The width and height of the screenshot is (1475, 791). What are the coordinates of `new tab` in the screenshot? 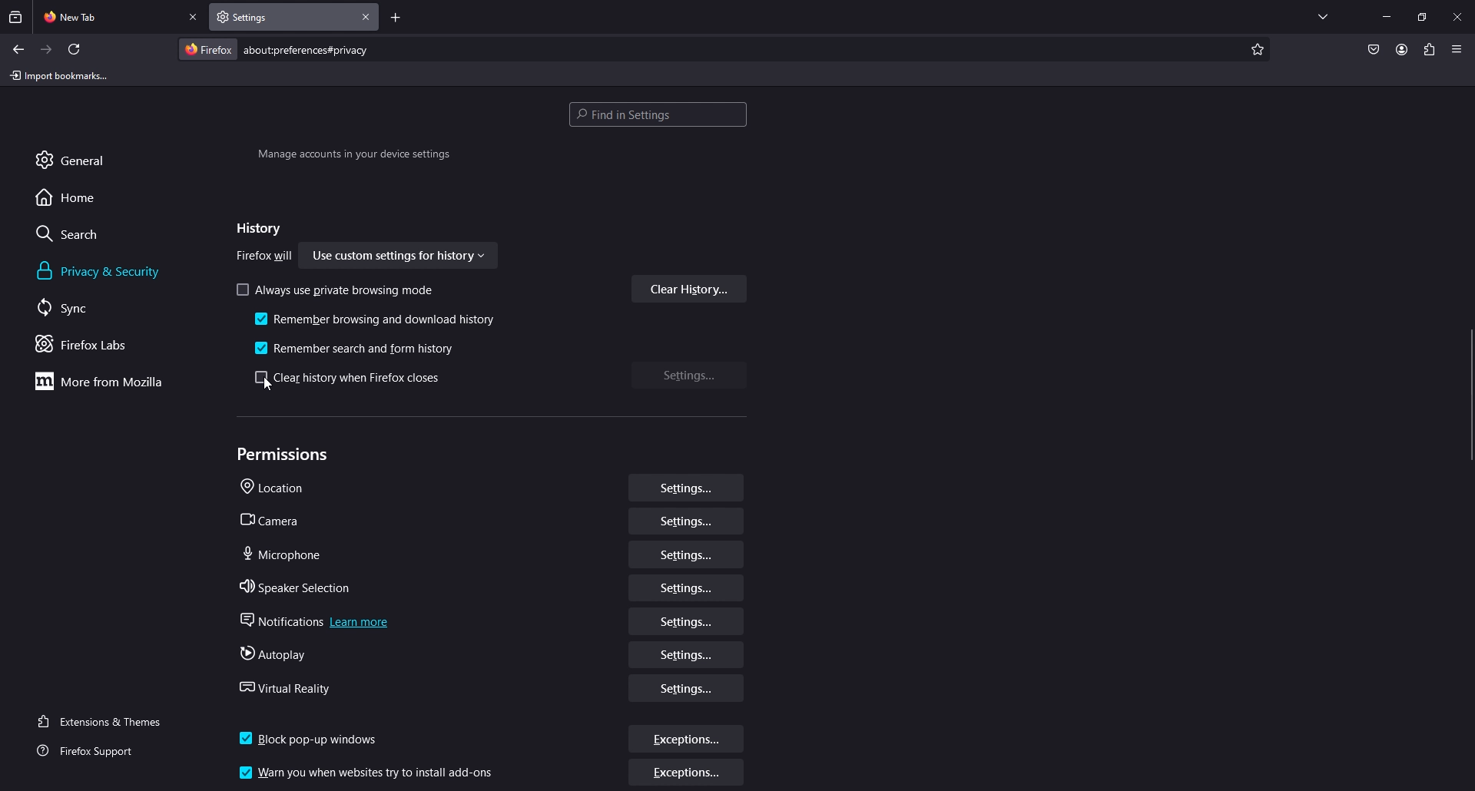 It's located at (108, 15).